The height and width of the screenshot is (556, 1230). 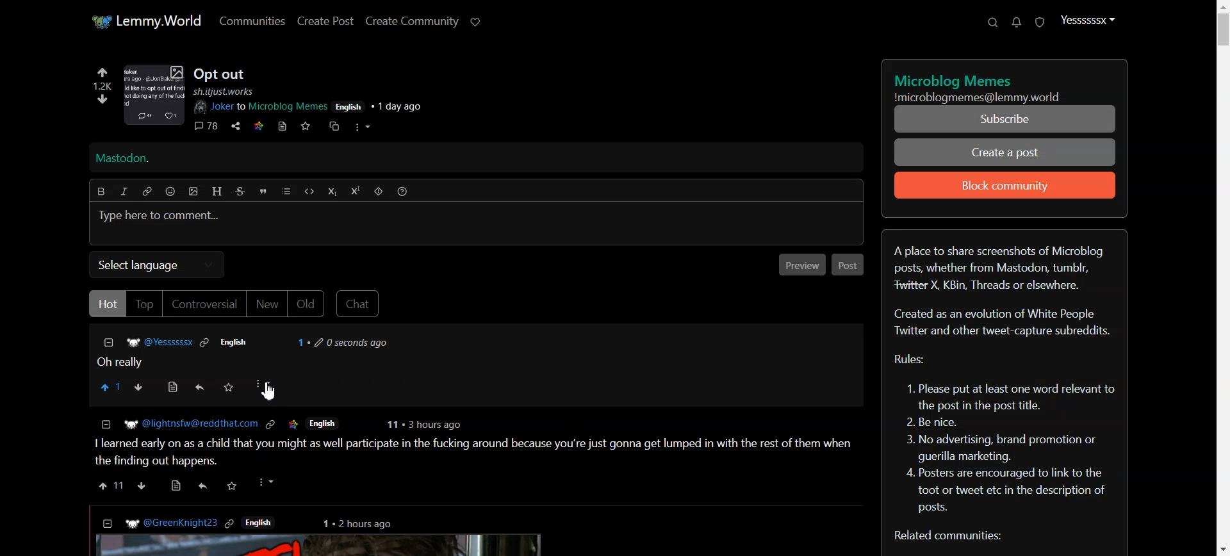 What do you see at coordinates (106, 302) in the screenshot?
I see `Hot` at bounding box center [106, 302].